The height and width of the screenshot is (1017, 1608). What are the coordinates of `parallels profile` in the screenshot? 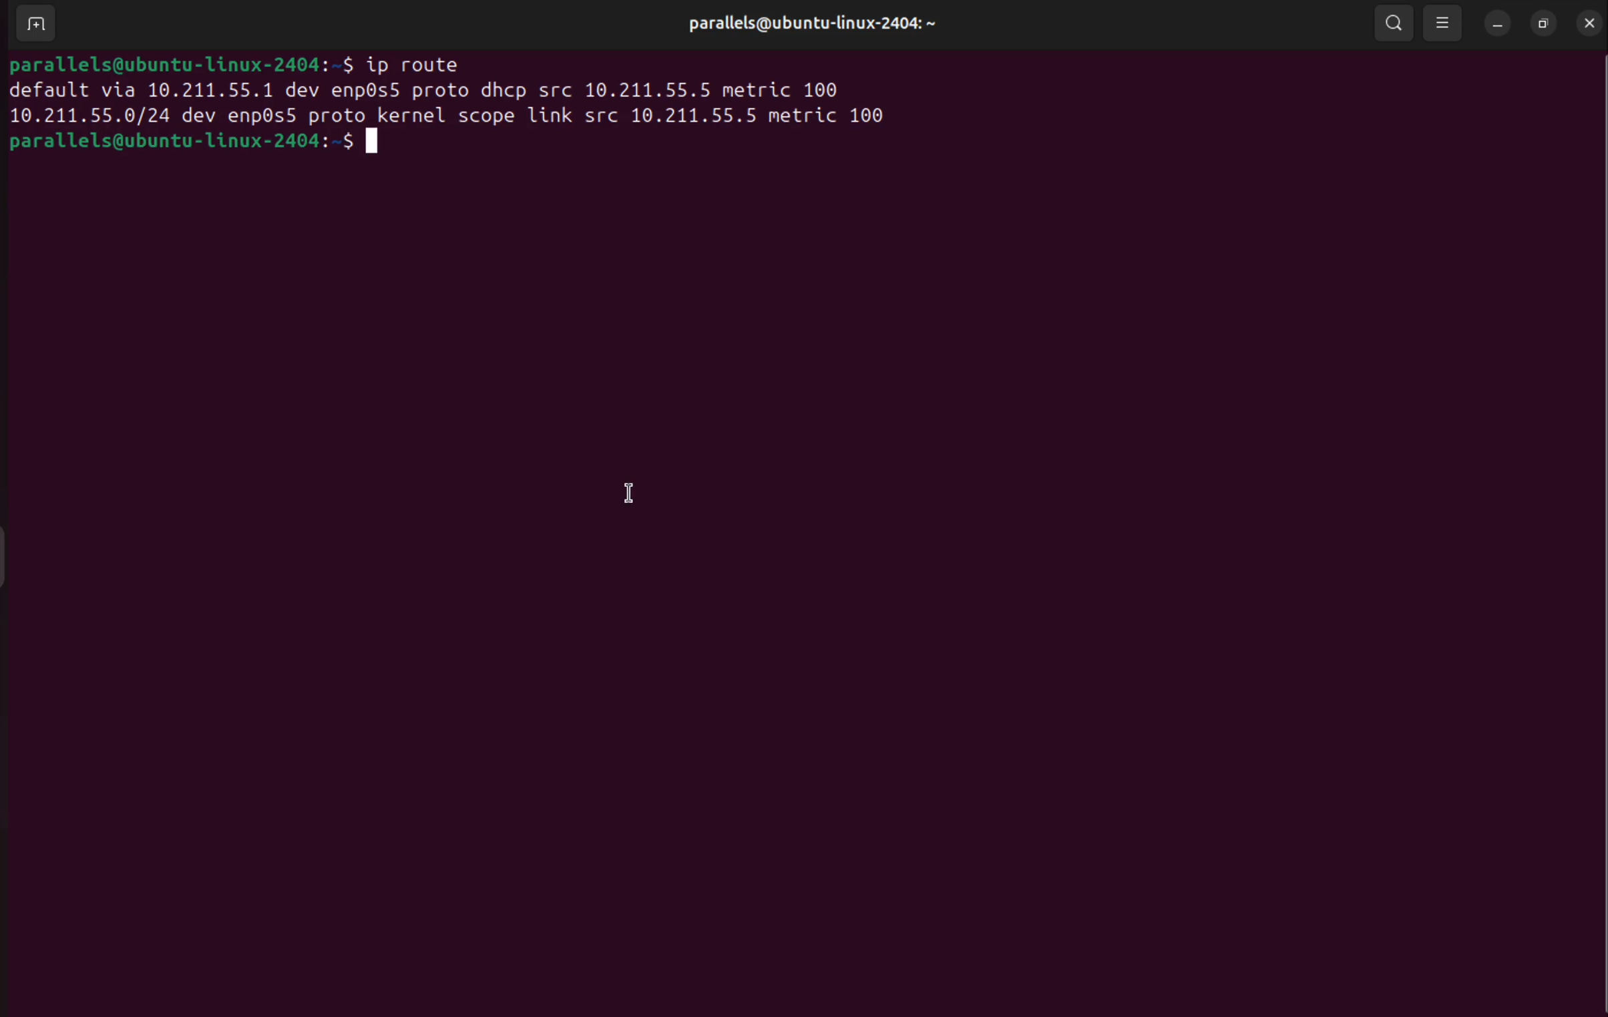 It's located at (807, 26).